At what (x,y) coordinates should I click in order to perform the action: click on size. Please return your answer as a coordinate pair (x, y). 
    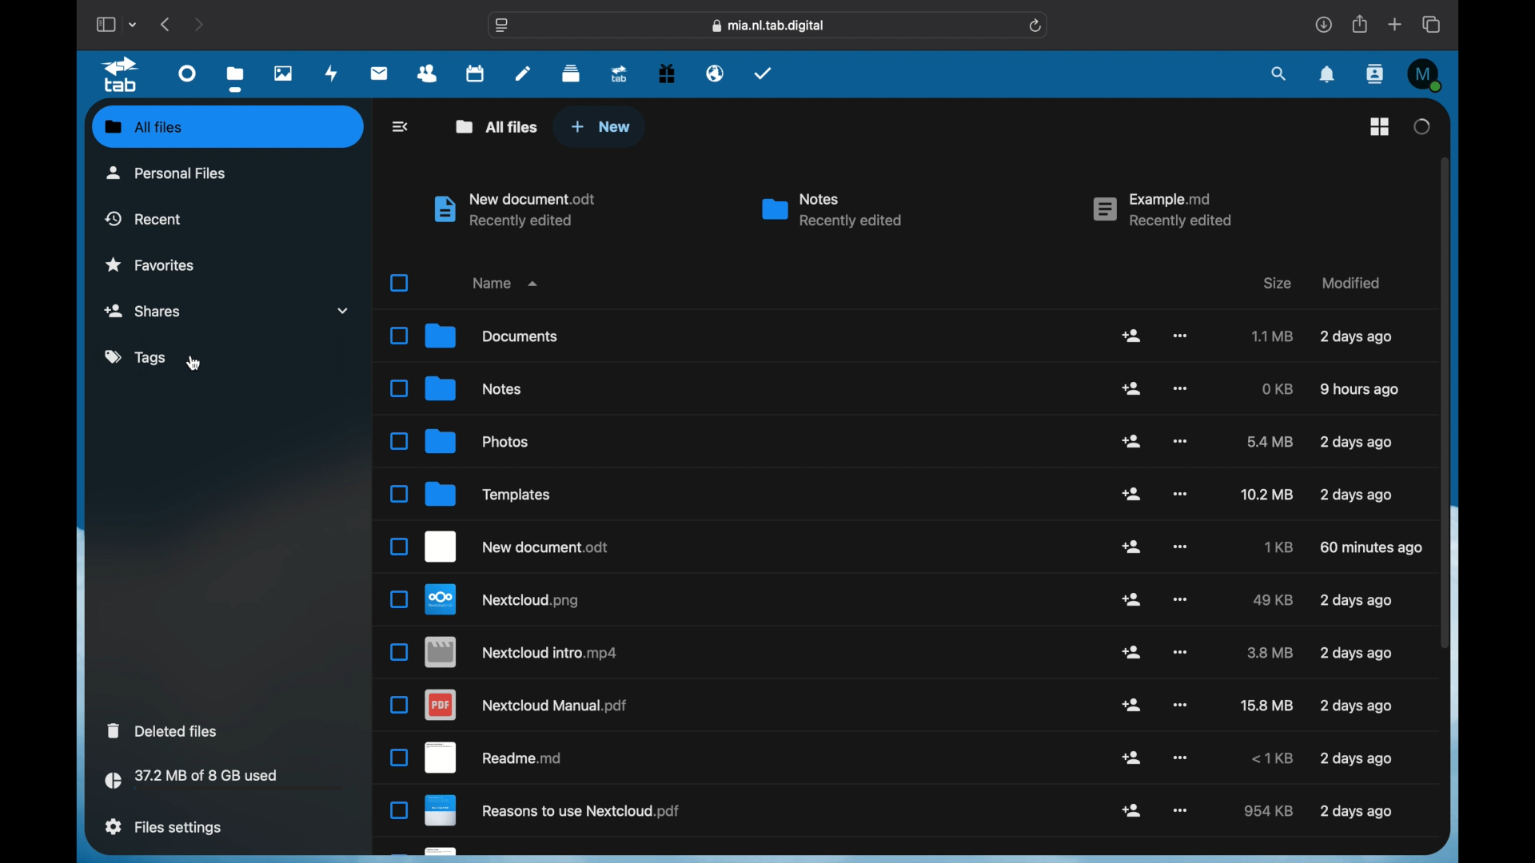
    Looking at the image, I should click on (1277, 283).